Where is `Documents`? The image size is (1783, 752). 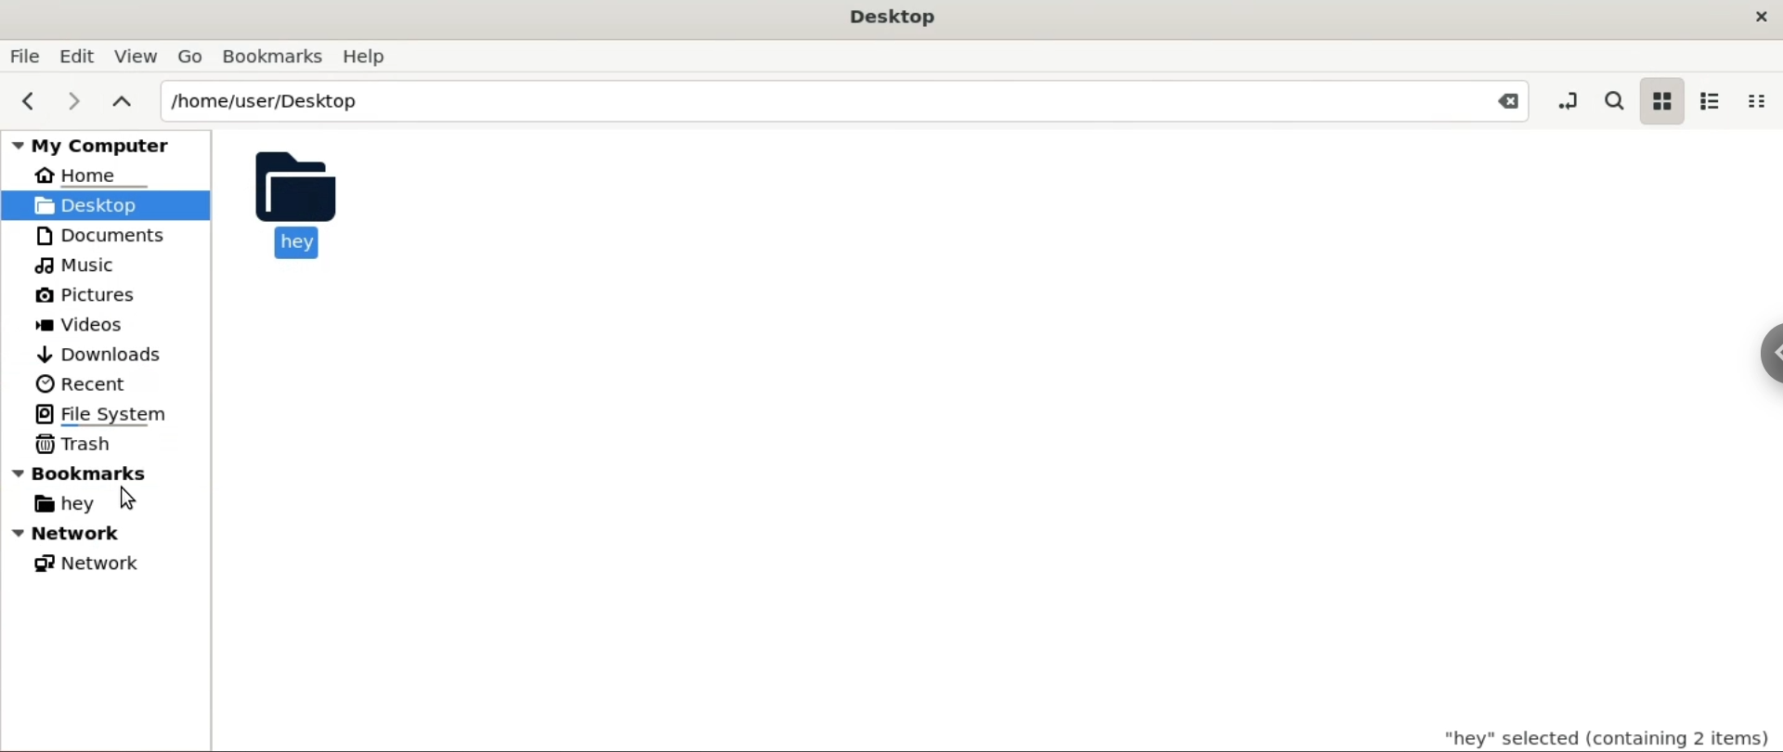
Documents is located at coordinates (98, 235).